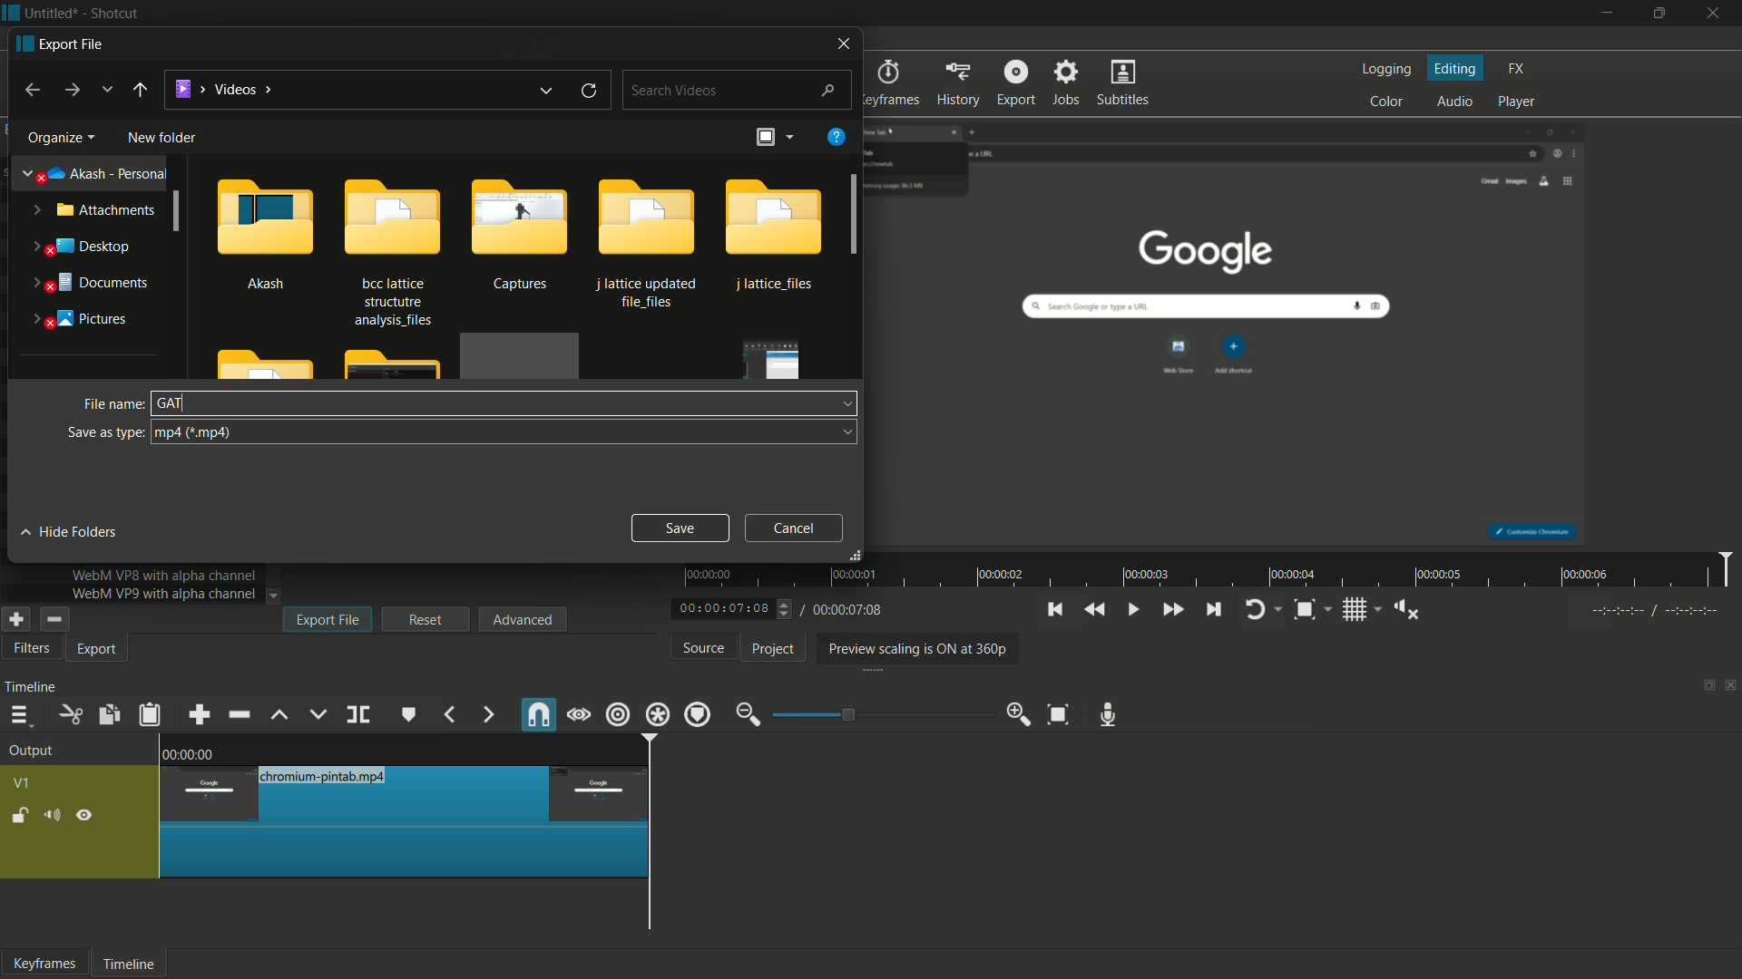 The height and width of the screenshot is (979, 1742). What do you see at coordinates (856, 213) in the screenshot?
I see `scroll bar` at bounding box center [856, 213].